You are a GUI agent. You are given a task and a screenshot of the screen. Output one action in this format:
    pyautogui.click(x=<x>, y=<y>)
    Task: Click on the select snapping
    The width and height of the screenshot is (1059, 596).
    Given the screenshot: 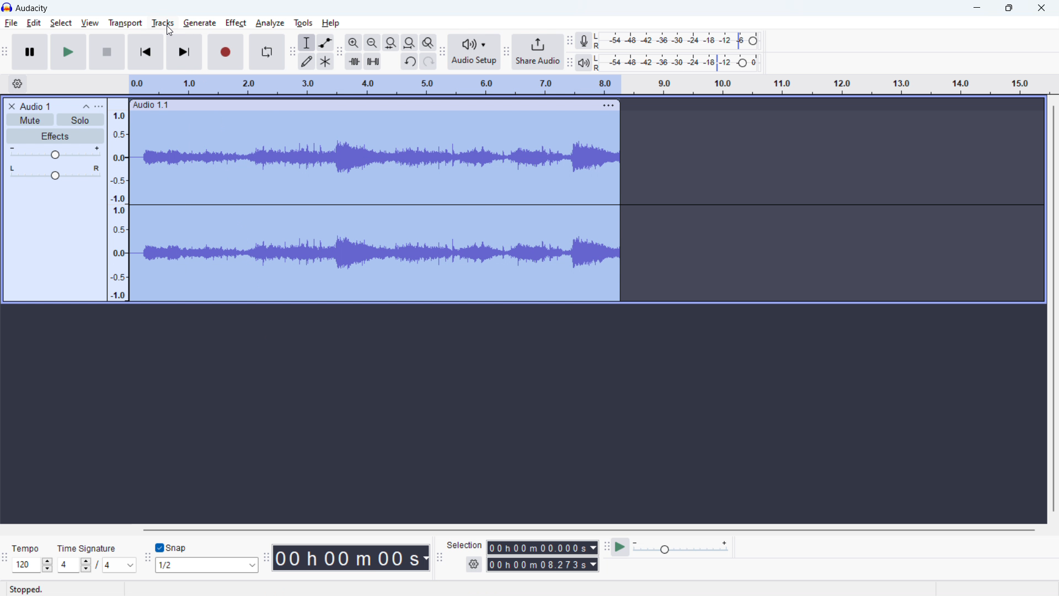 What is the action you would take?
    pyautogui.click(x=206, y=565)
    